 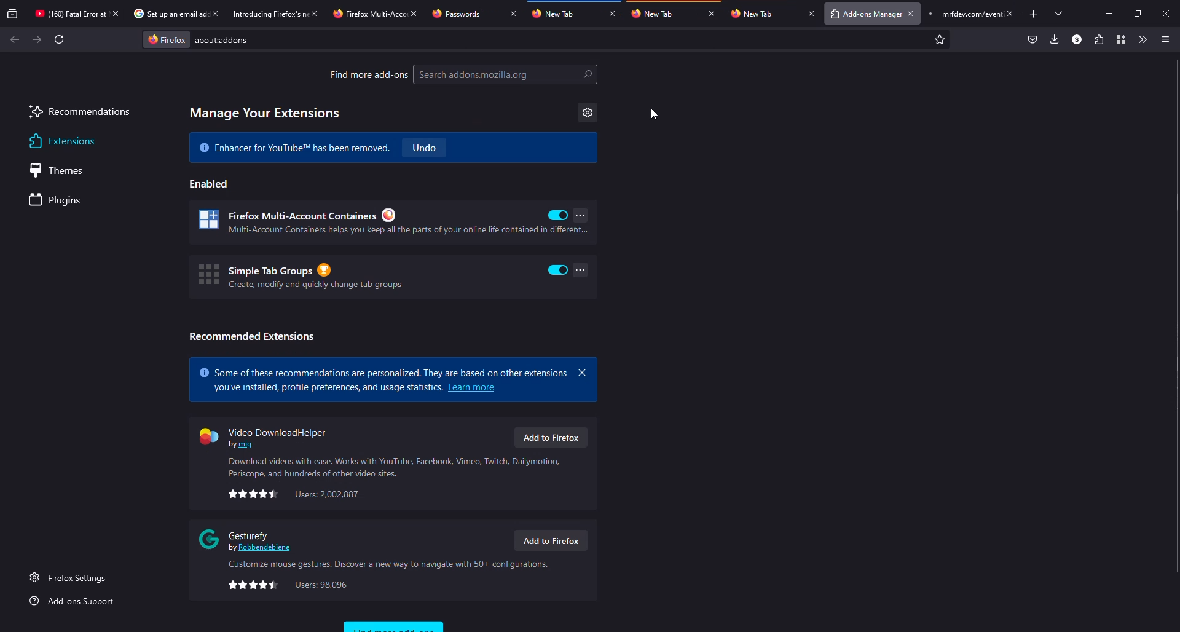 I want to click on close, so click(x=414, y=14).